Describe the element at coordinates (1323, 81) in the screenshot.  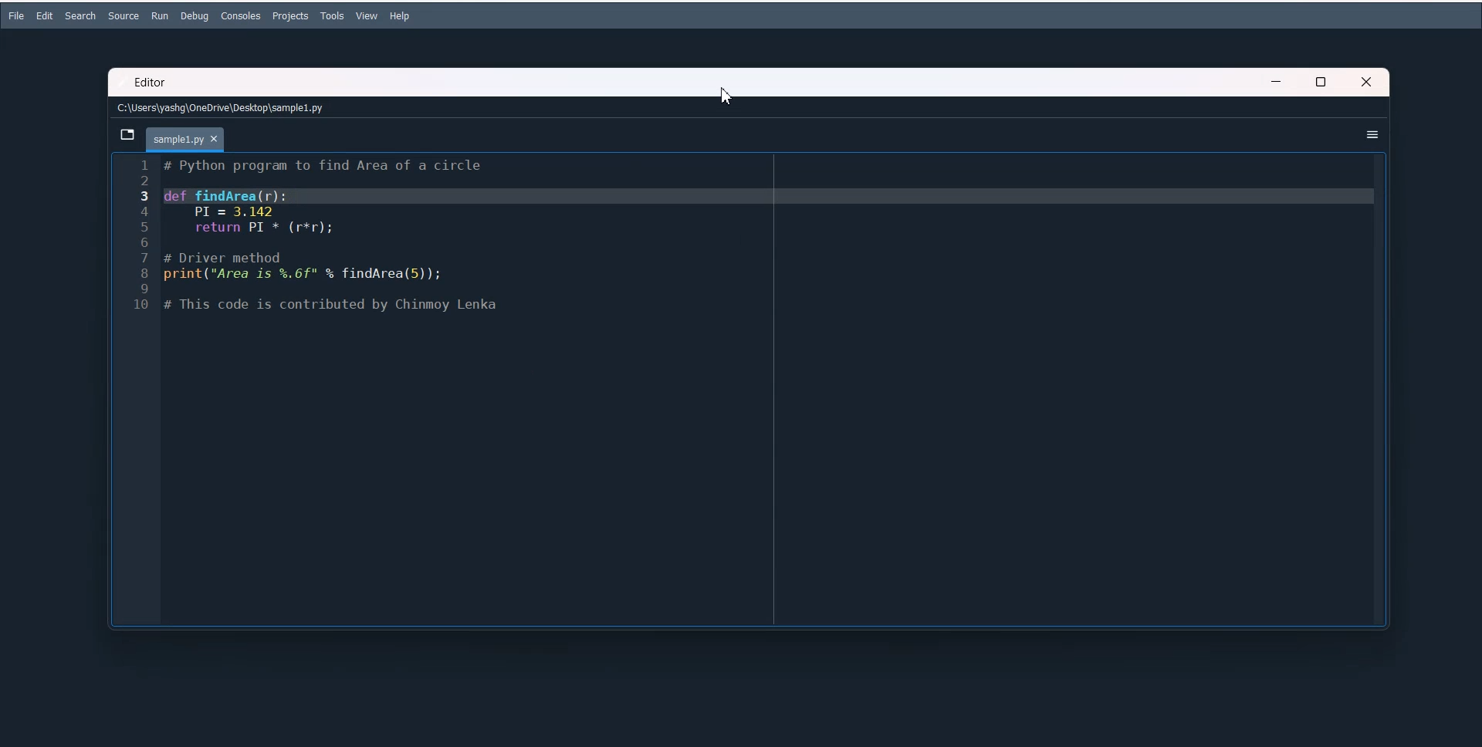
I see `Maximize` at that location.